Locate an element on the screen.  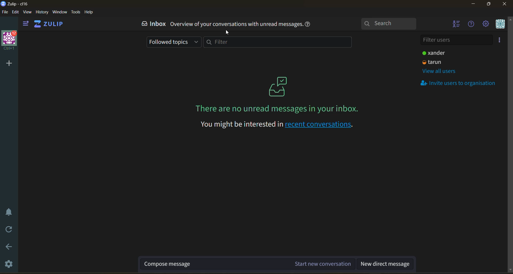
hide user list is located at coordinates (457, 24).